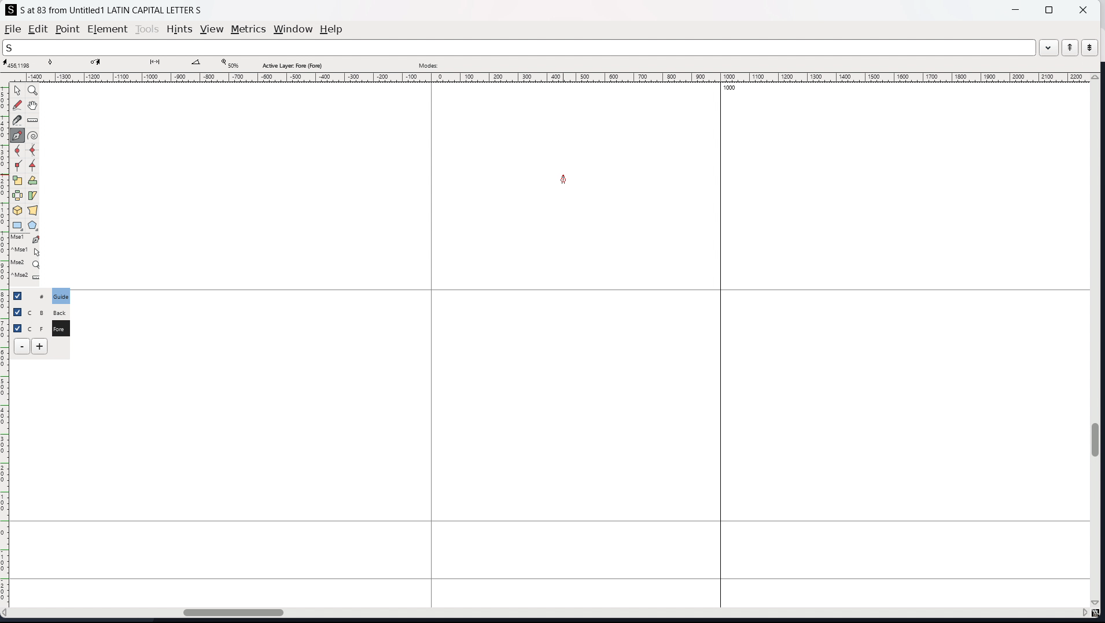  I want to click on file, so click(13, 29).